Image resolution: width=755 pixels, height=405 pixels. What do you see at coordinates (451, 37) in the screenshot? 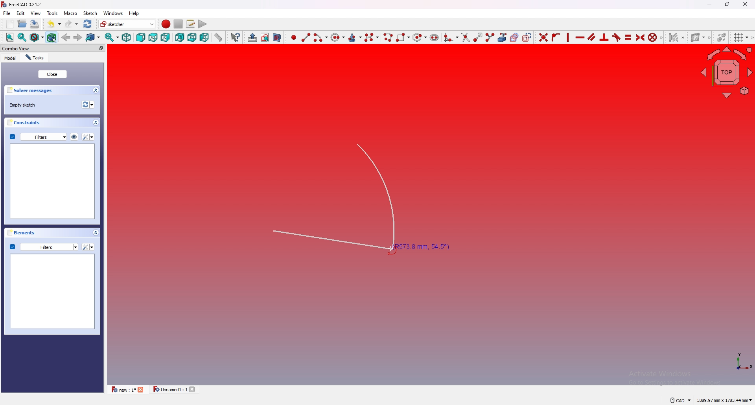
I see `create fillet` at bounding box center [451, 37].